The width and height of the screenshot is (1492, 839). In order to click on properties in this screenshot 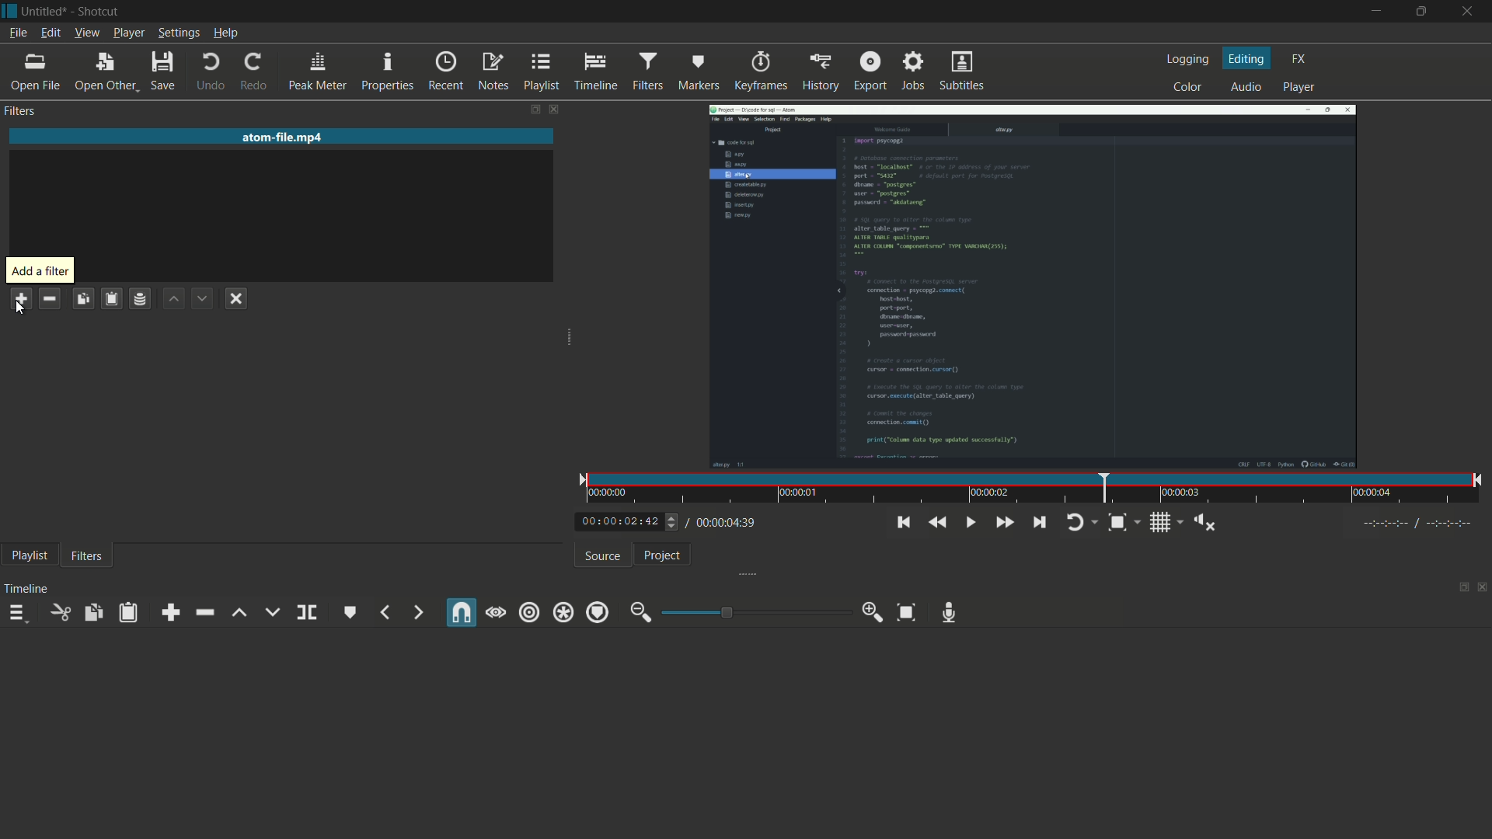, I will do `click(386, 72)`.